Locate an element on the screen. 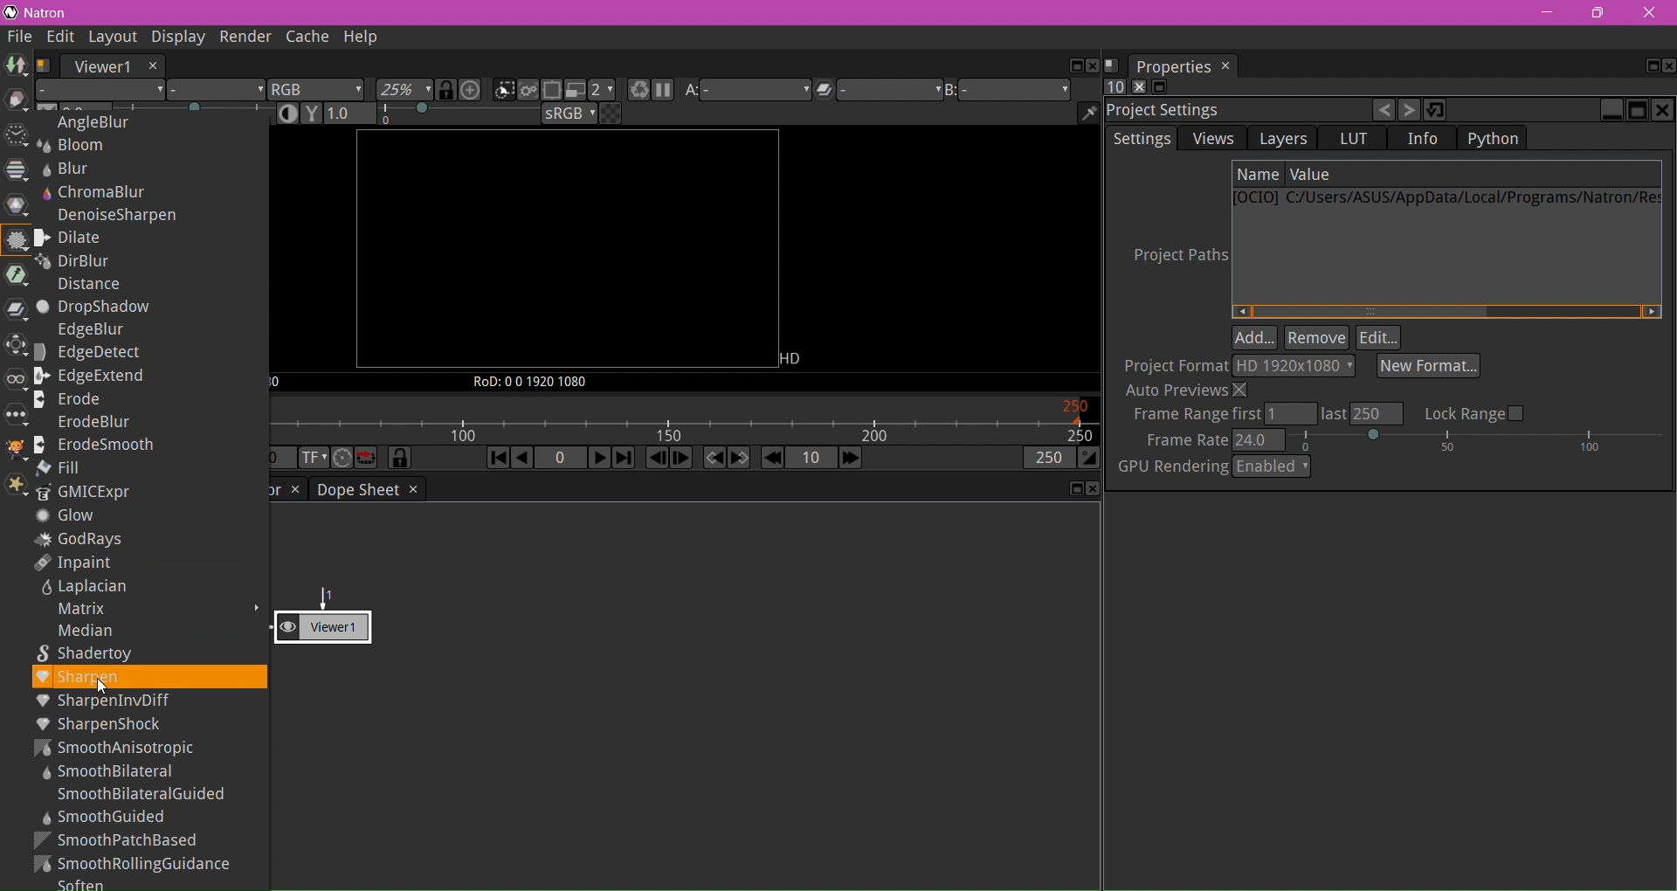  Clips the portion of the image displayed on the viewer to the input stream format is located at coordinates (503, 91).